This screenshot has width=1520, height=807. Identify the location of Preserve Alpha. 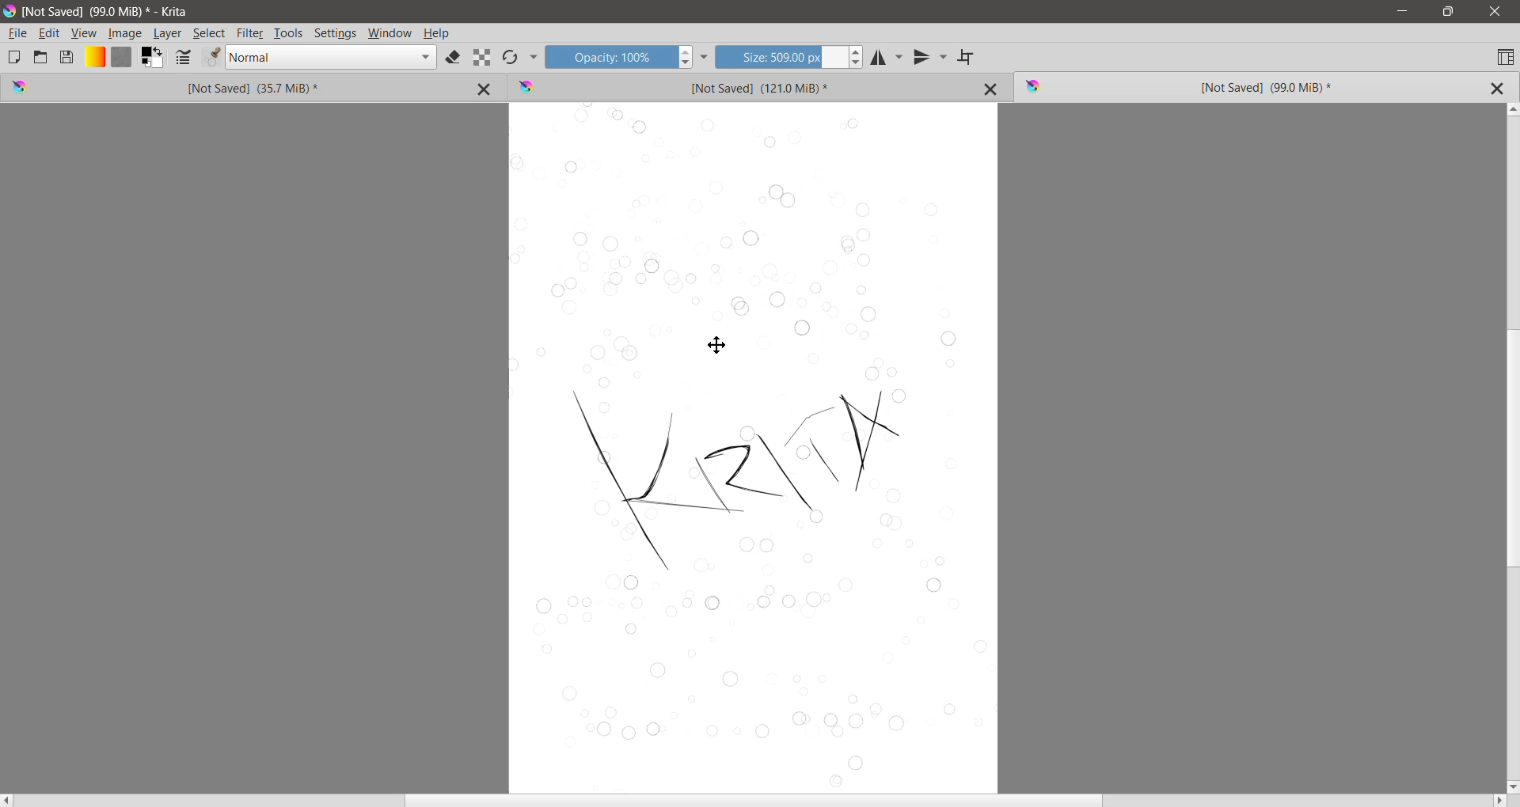
(482, 58).